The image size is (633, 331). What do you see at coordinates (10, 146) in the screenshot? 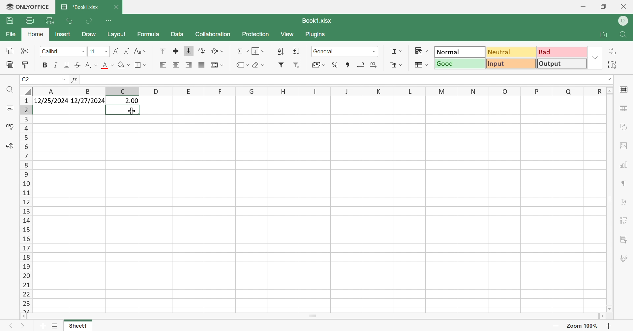
I see `Feedback & Support` at bounding box center [10, 146].